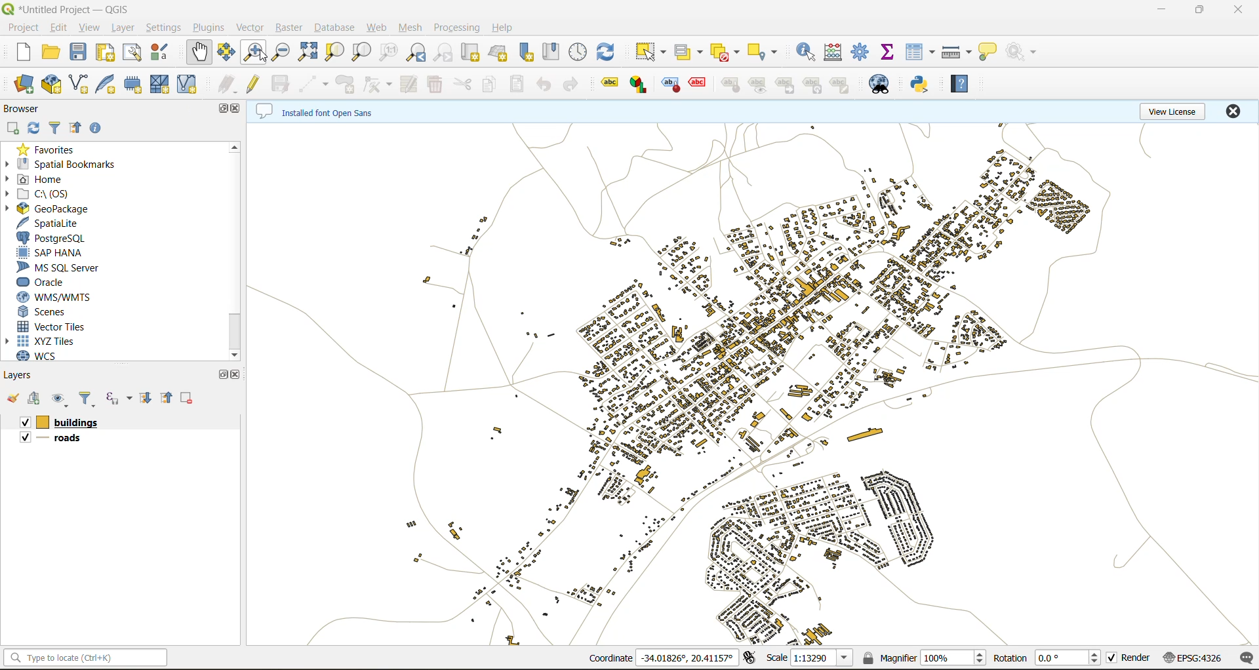  Describe the element at coordinates (189, 87) in the screenshot. I see `new virtual layer` at that location.